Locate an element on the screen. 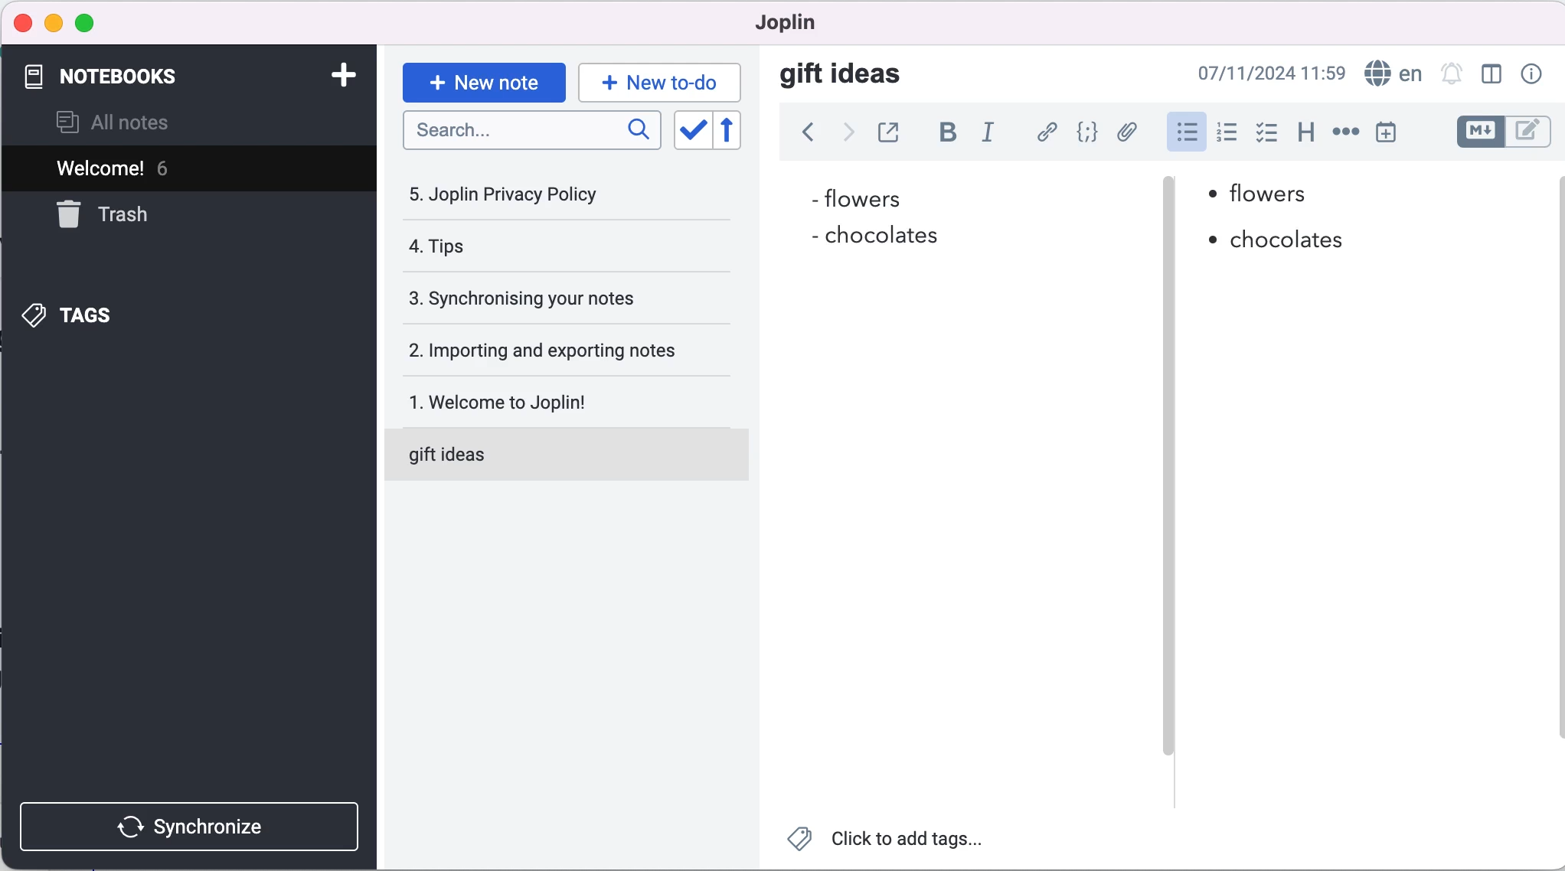 The image size is (1565, 871). search bar is located at coordinates (529, 132).